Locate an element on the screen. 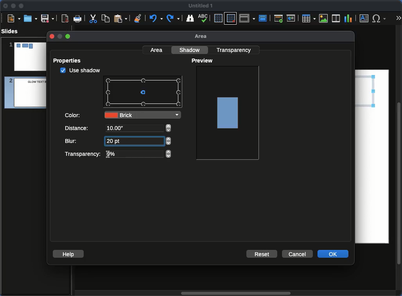  maximize is located at coordinates (68, 37).